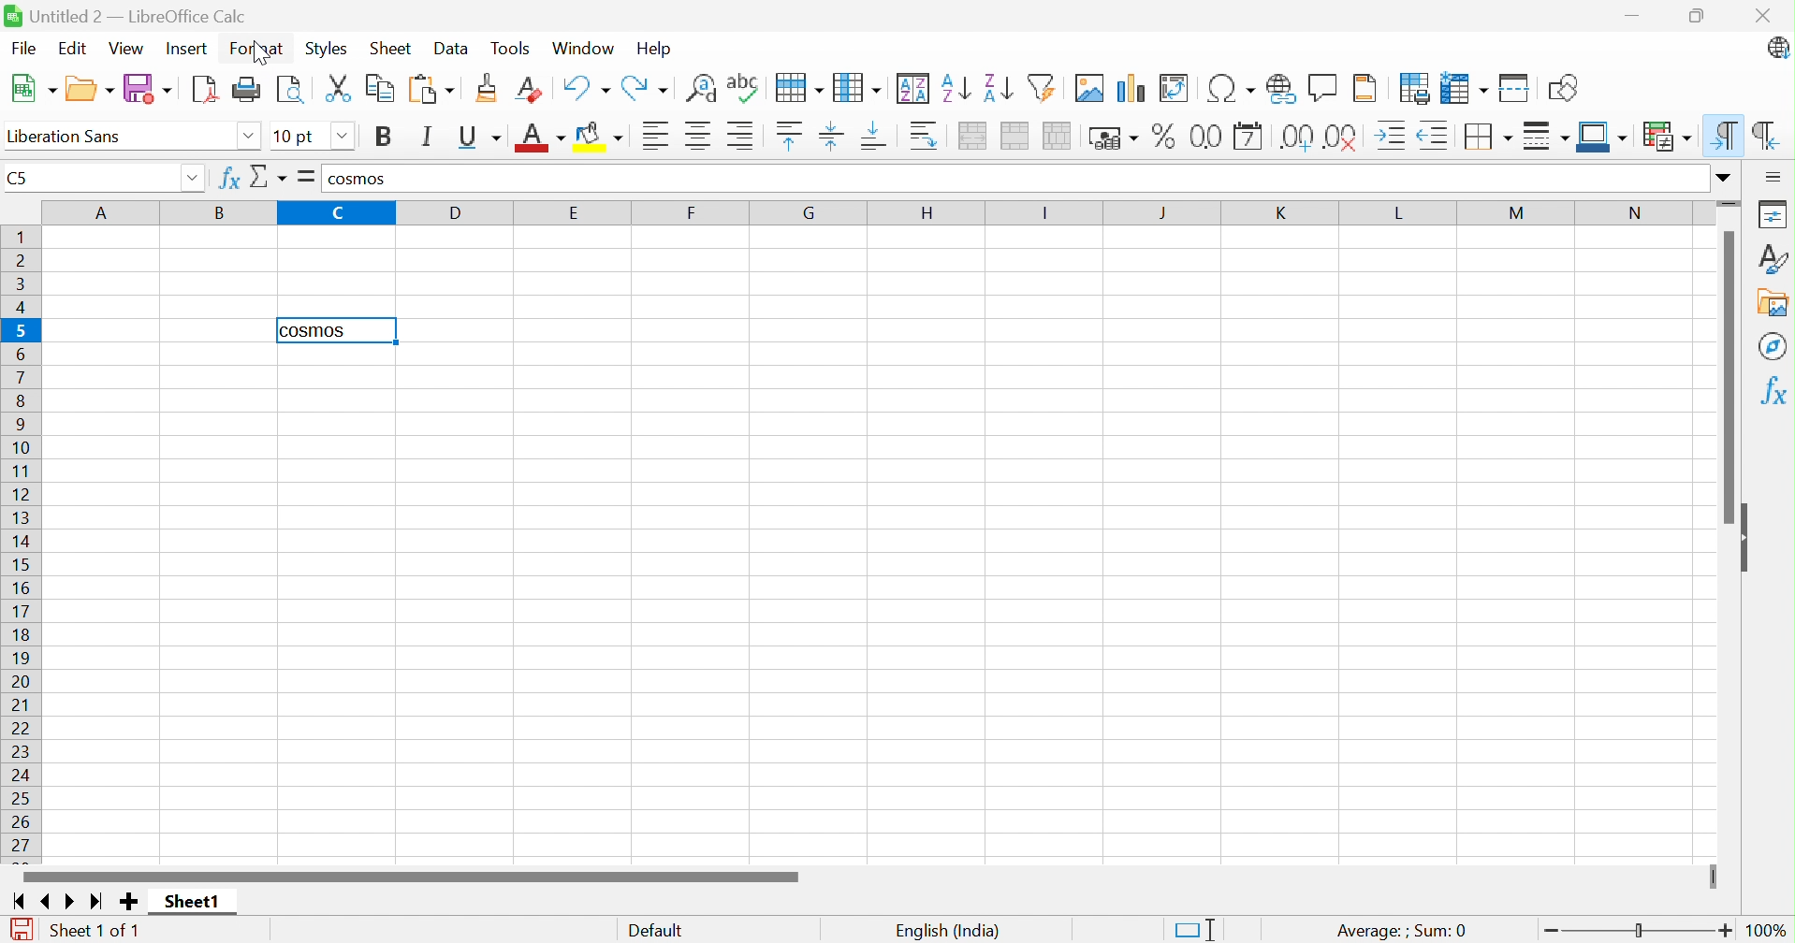 The image size is (1795, 943). What do you see at coordinates (972, 136) in the screenshot?
I see `Merge and center or unmerge cells depending on the current toggle state` at bounding box center [972, 136].